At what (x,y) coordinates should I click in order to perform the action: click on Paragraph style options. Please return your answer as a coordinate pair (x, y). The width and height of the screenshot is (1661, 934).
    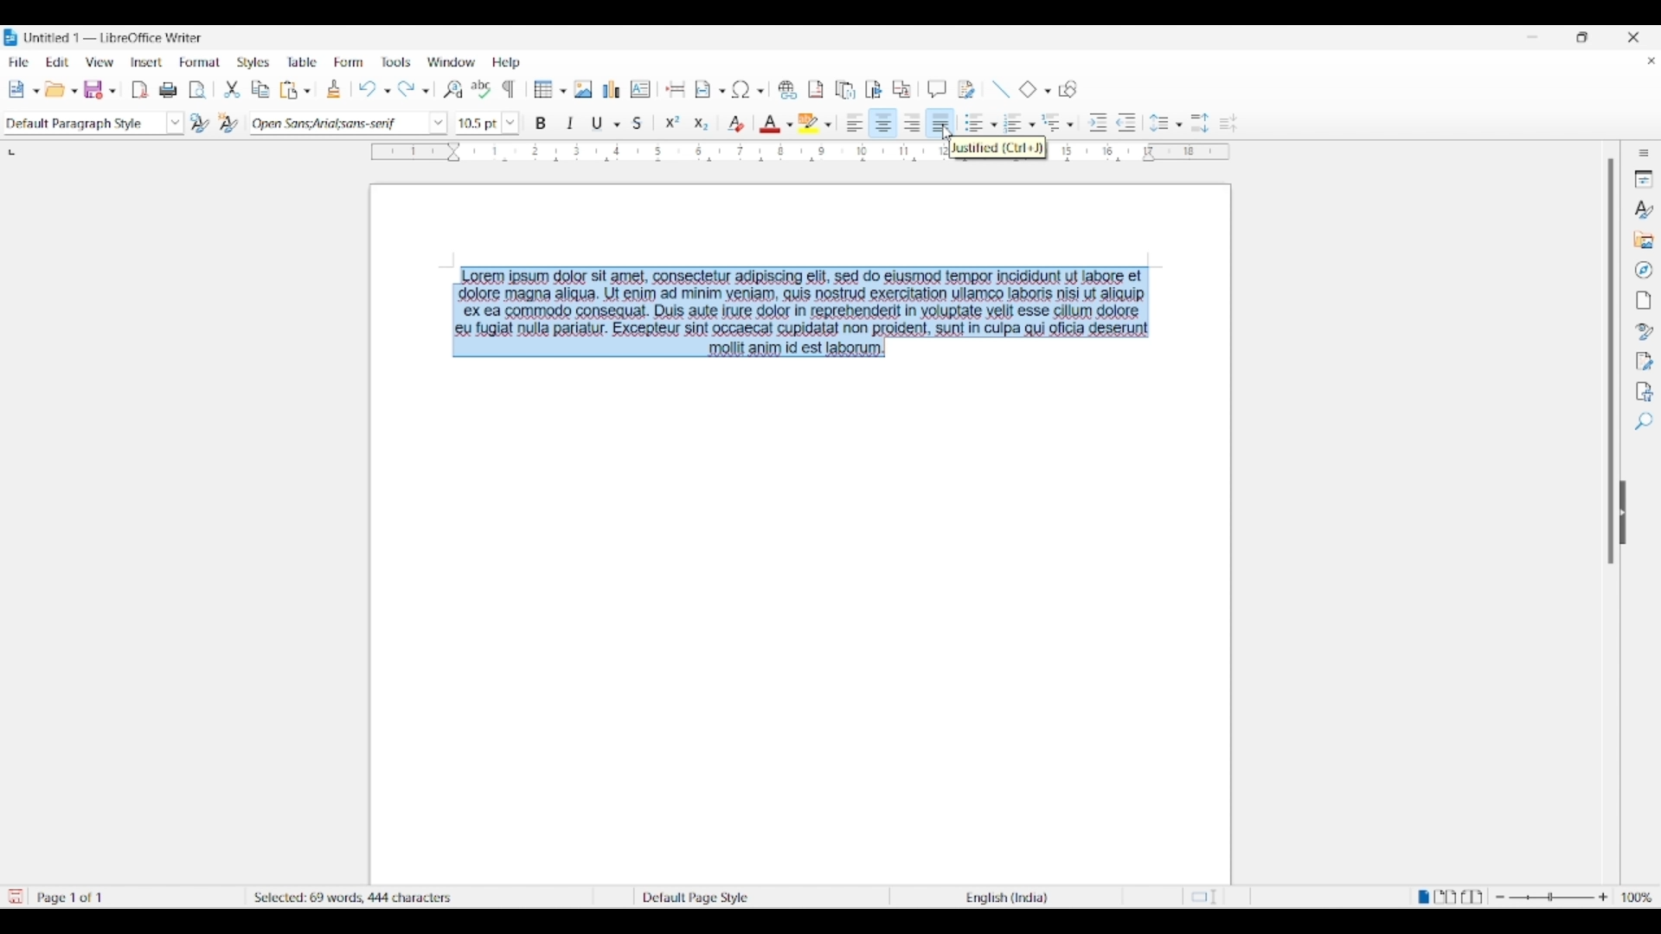
    Looking at the image, I should click on (176, 123).